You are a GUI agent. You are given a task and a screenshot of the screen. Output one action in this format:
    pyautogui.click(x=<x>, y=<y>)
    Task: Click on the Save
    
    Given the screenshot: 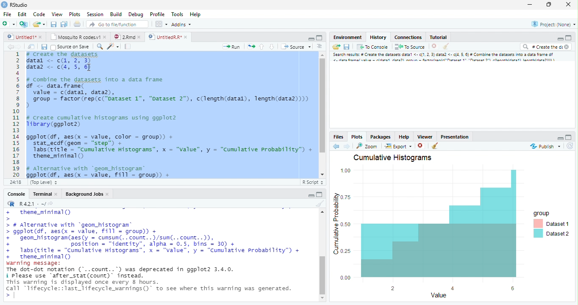 What is the action you would take?
    pyautogui.click(x=53, y=24)
    